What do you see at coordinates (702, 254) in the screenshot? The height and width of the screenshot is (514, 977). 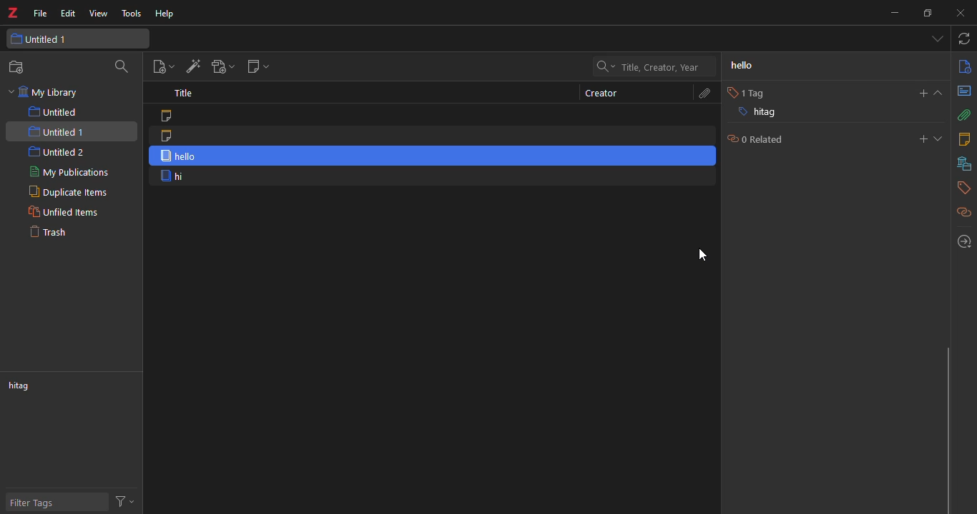 I see `cursor` at bounding box center [702, 254].